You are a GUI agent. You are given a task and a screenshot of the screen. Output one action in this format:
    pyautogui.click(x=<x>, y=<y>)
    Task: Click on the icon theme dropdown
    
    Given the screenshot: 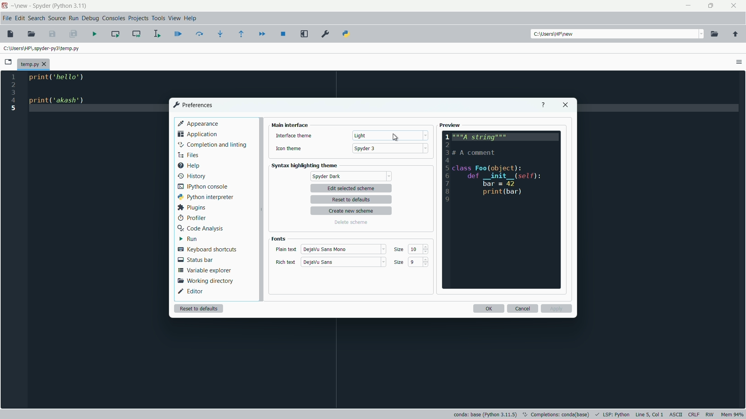 What is the action you would take?
    pyautogui.click(x=390, y=148)
    